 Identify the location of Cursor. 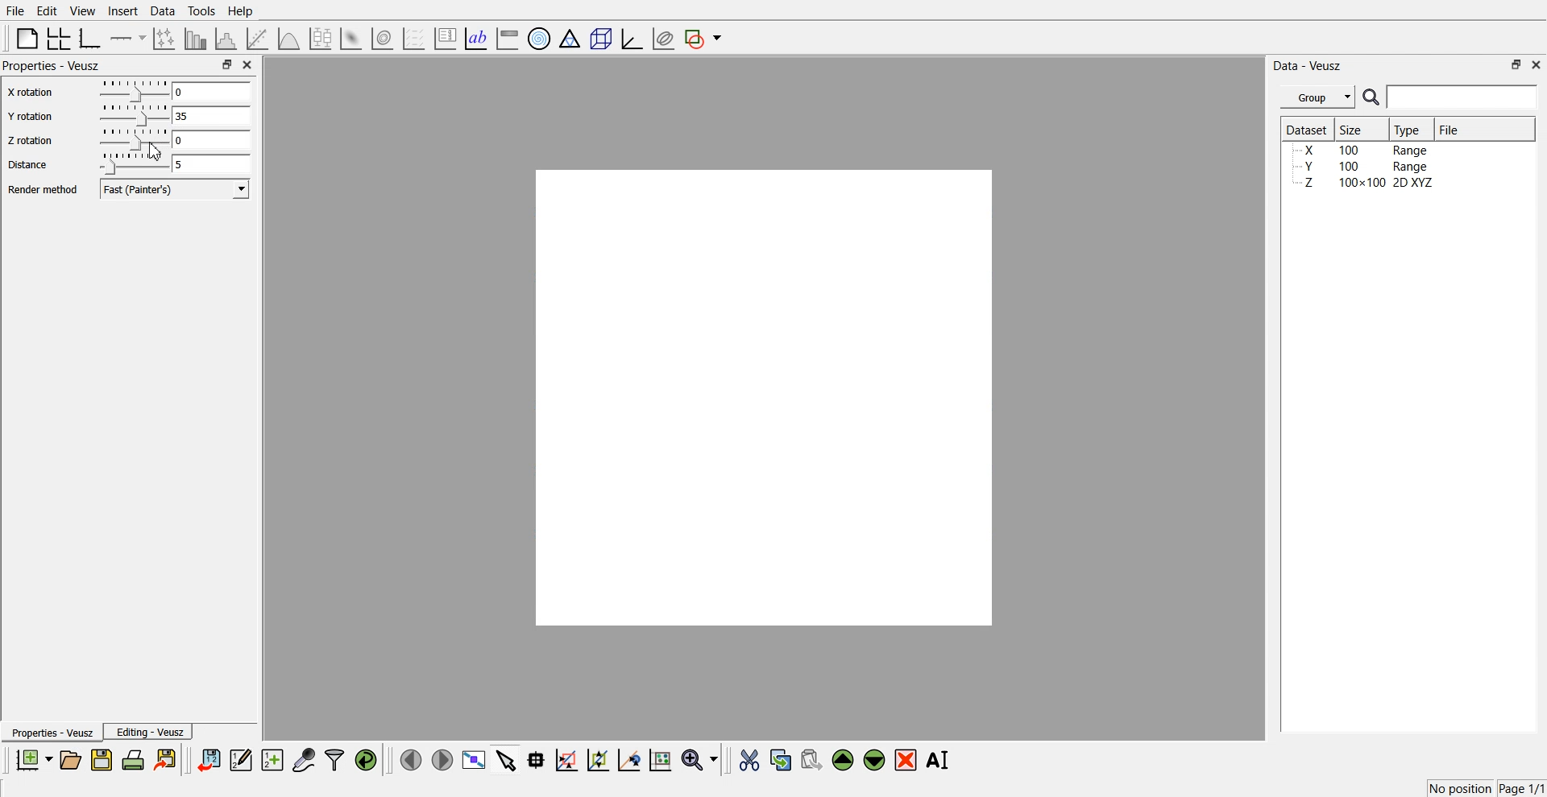
(156, 151).